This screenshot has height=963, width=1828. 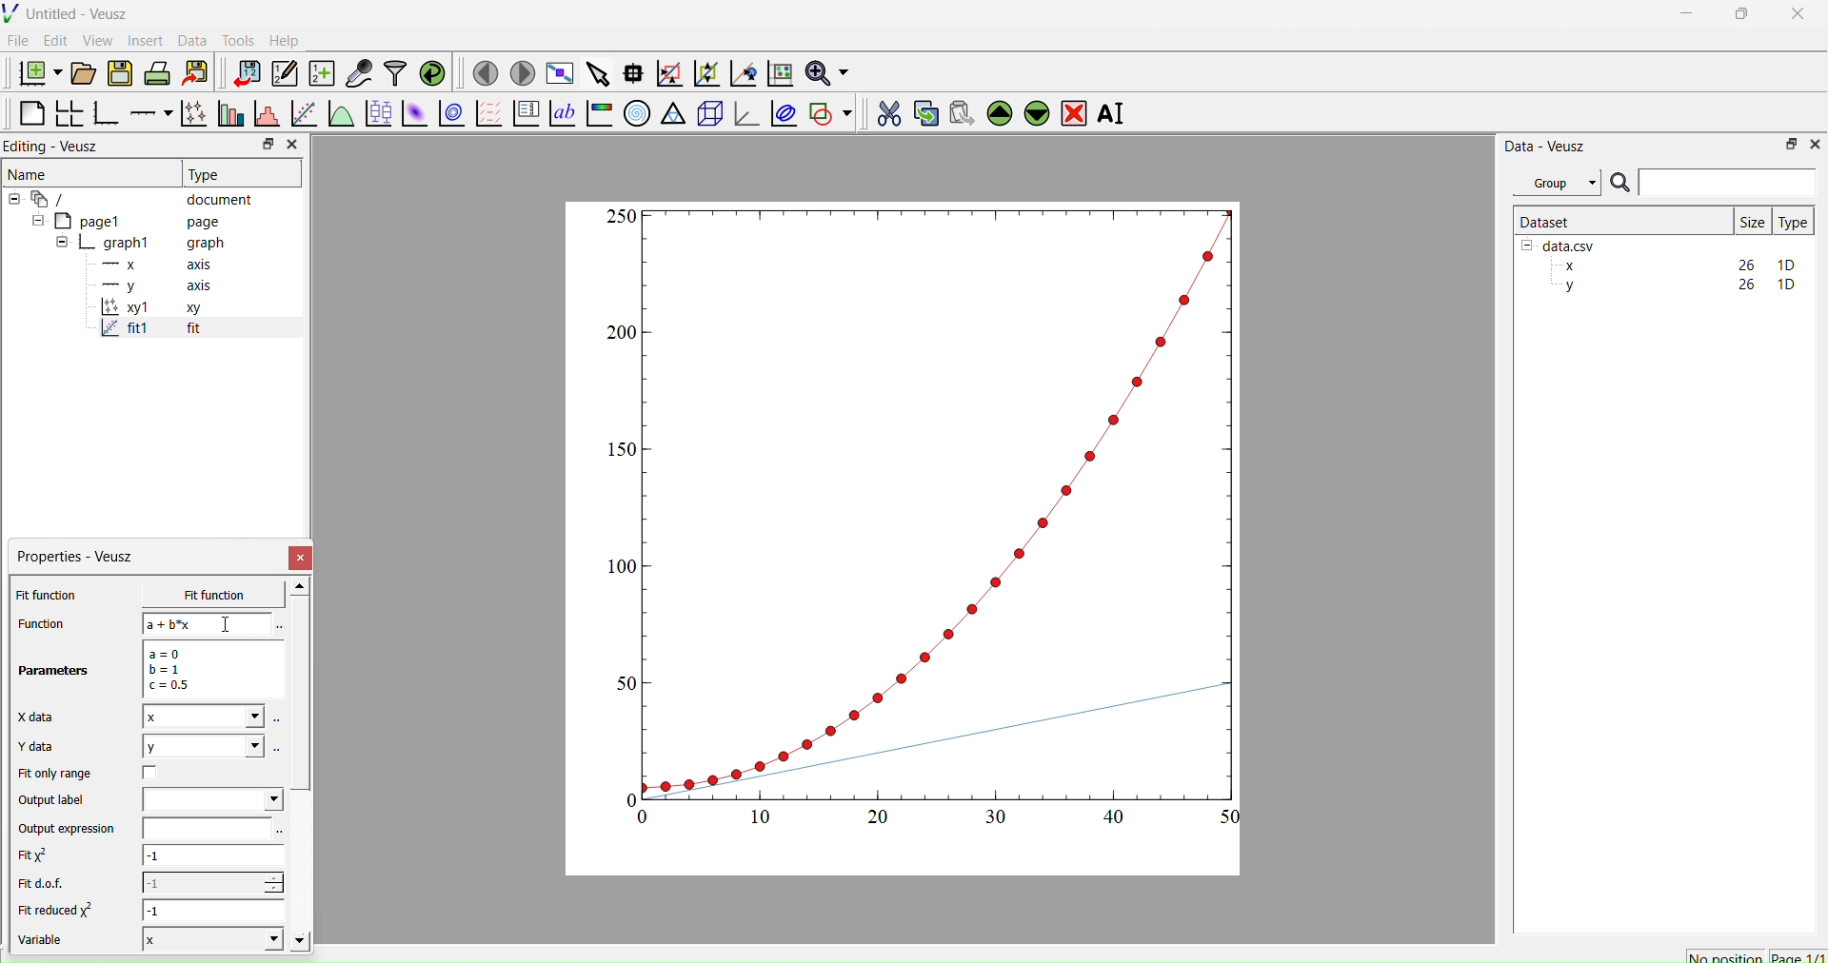 I want to click on Data - Veusz, so click(x=1545, y=146).